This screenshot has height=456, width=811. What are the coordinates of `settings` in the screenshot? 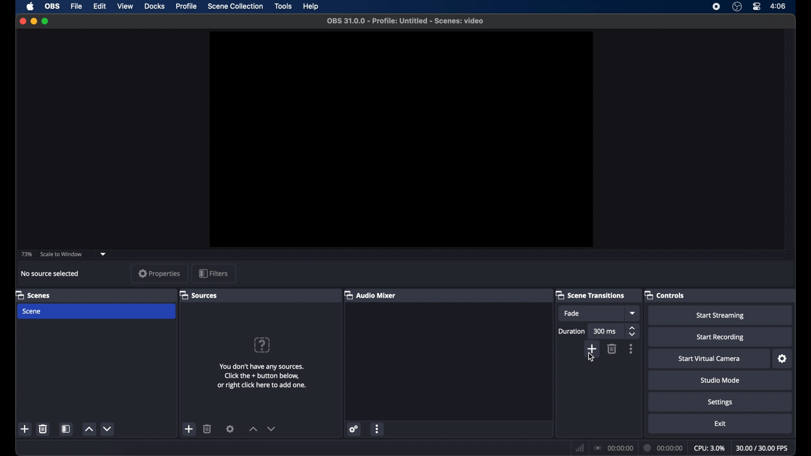 It's located at (354, 429).